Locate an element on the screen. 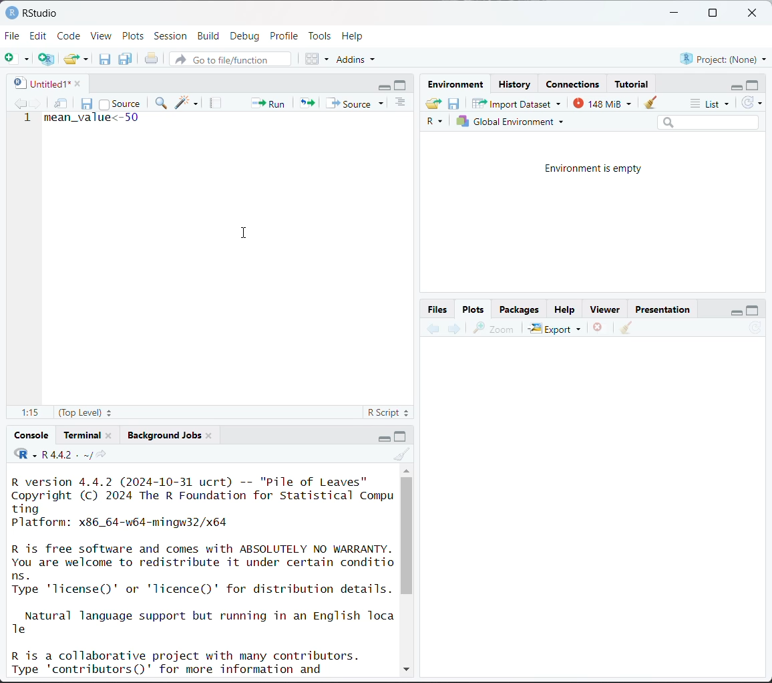  Debug is located at coordinates (244, 36).